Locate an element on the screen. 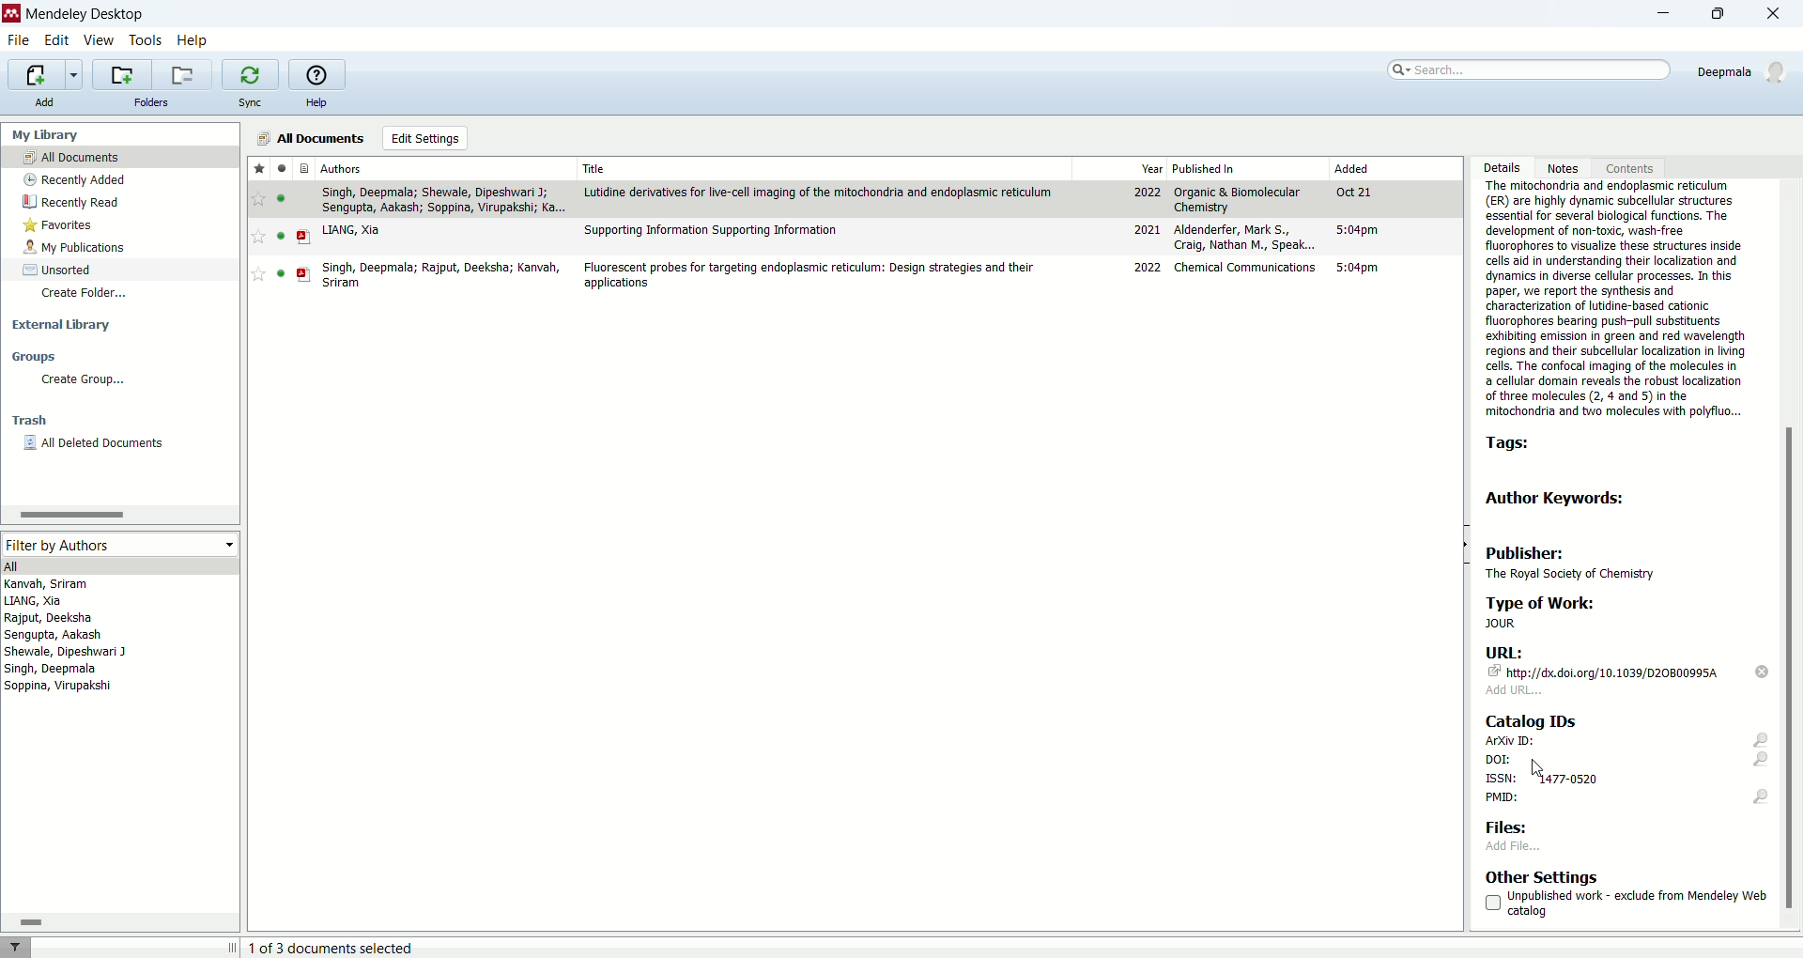 The image size is (1803, 958). view is located at coordinates (97, 40).